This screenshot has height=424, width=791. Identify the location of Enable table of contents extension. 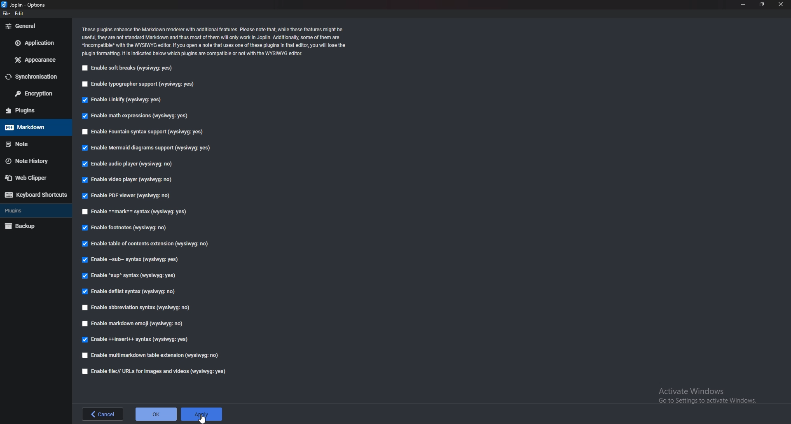
(145, 245).